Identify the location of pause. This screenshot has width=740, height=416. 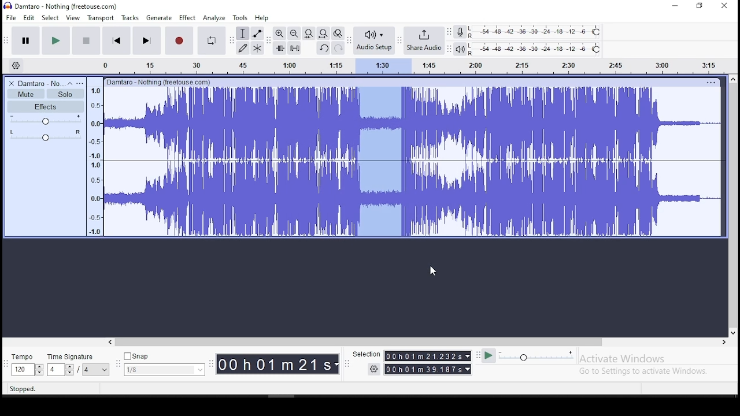
(27, 41).